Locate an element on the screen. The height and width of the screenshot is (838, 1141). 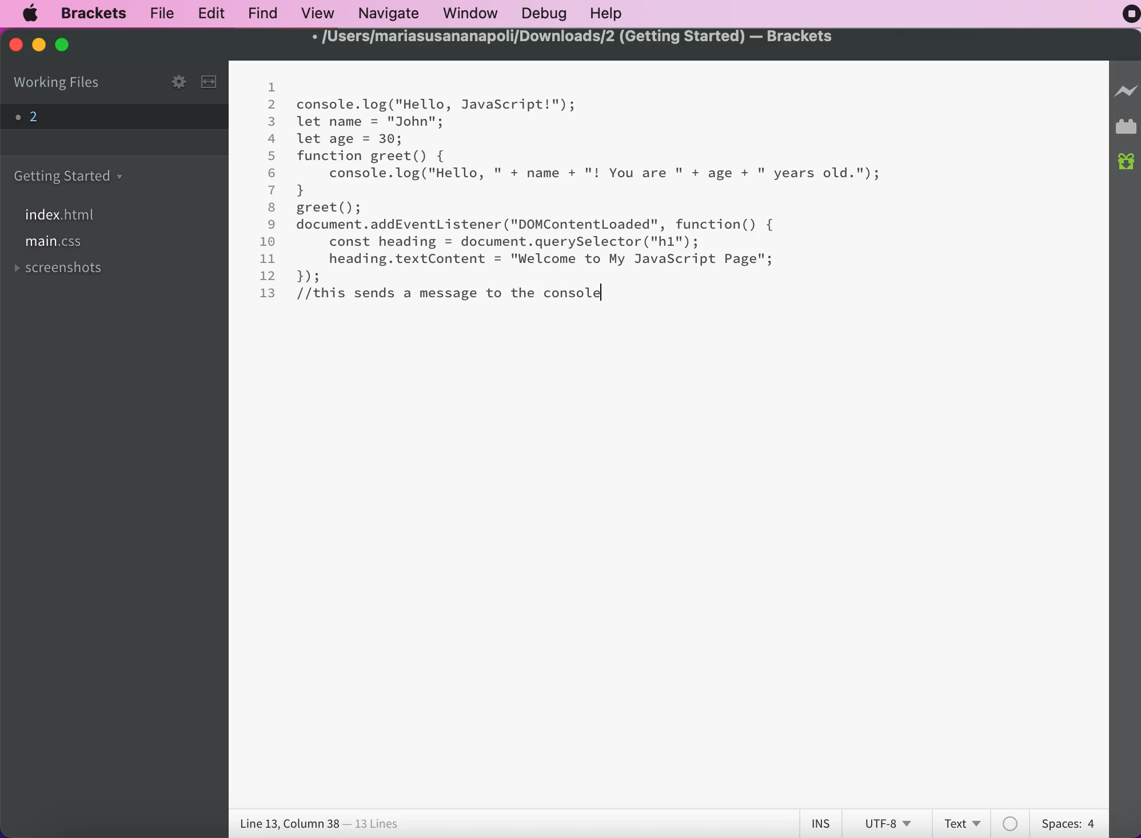
new build of brackets is located at coordinates (1126, 165).